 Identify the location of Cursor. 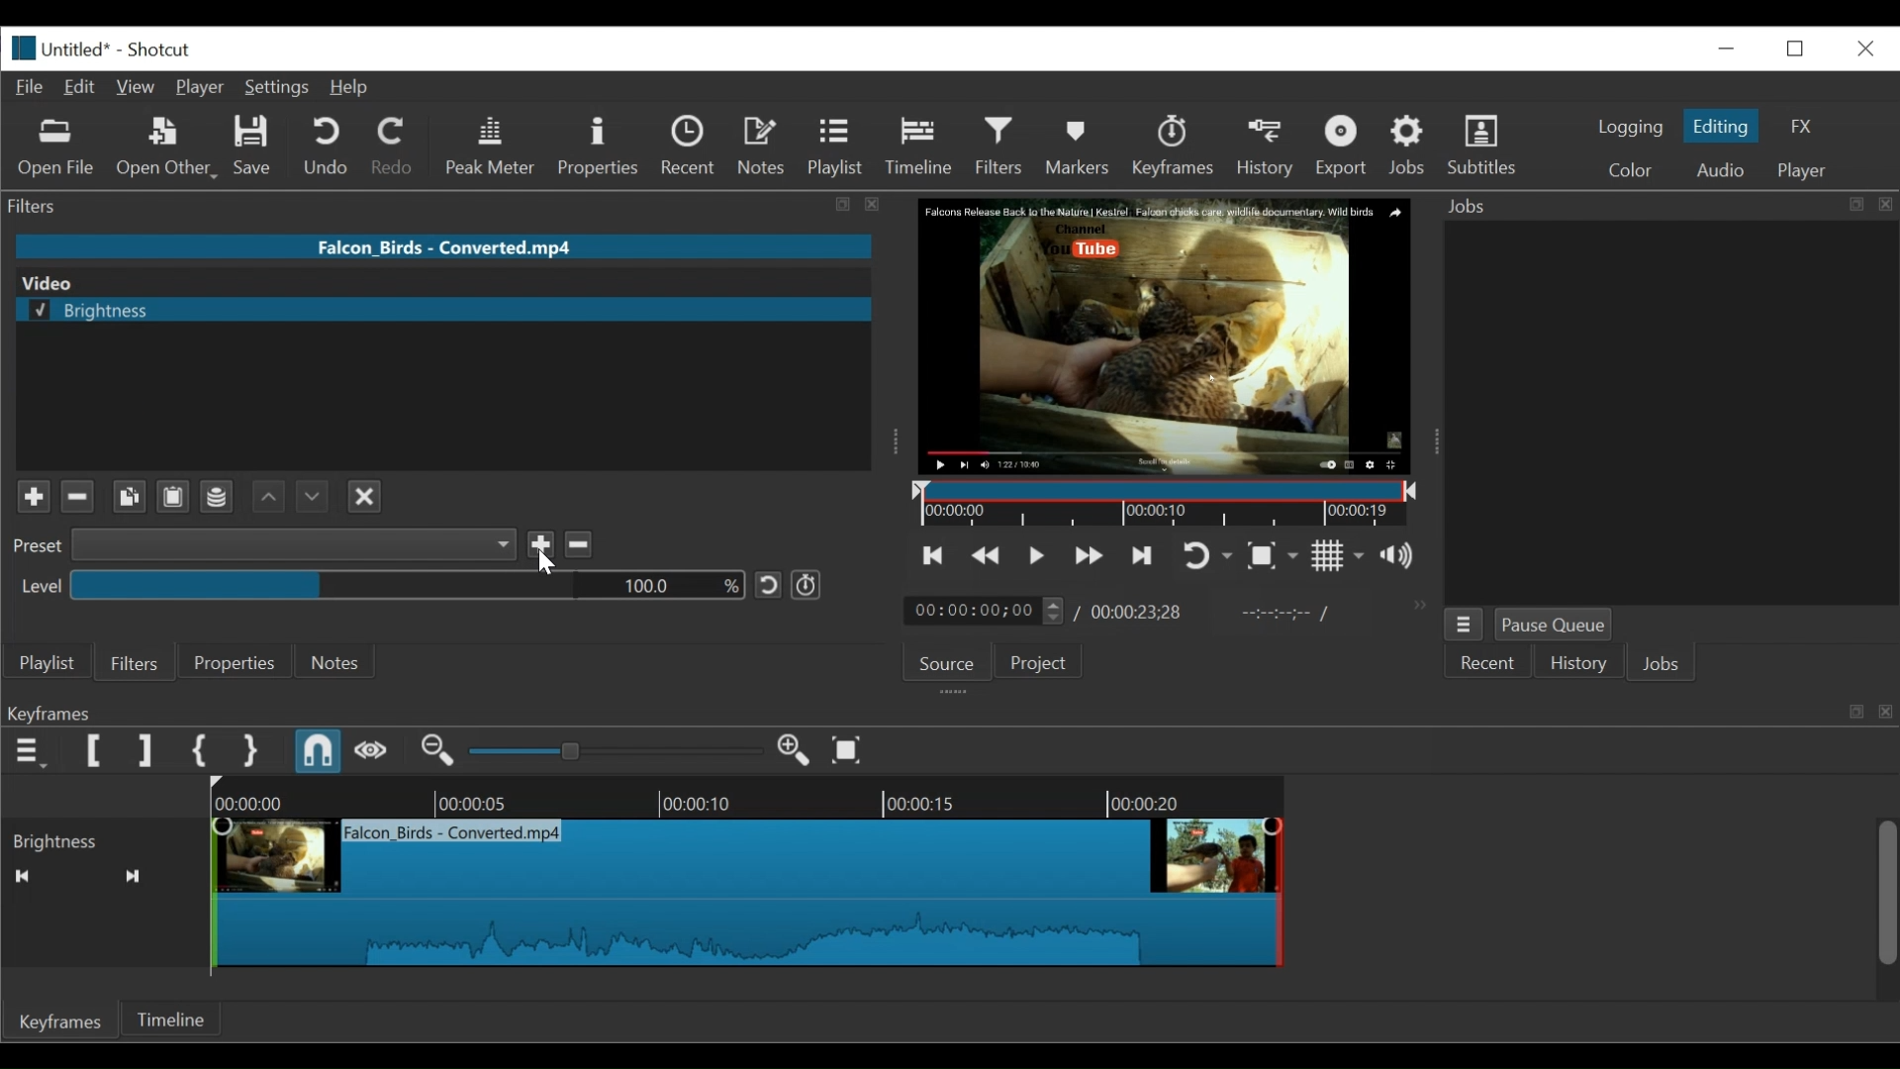
(550, 566).